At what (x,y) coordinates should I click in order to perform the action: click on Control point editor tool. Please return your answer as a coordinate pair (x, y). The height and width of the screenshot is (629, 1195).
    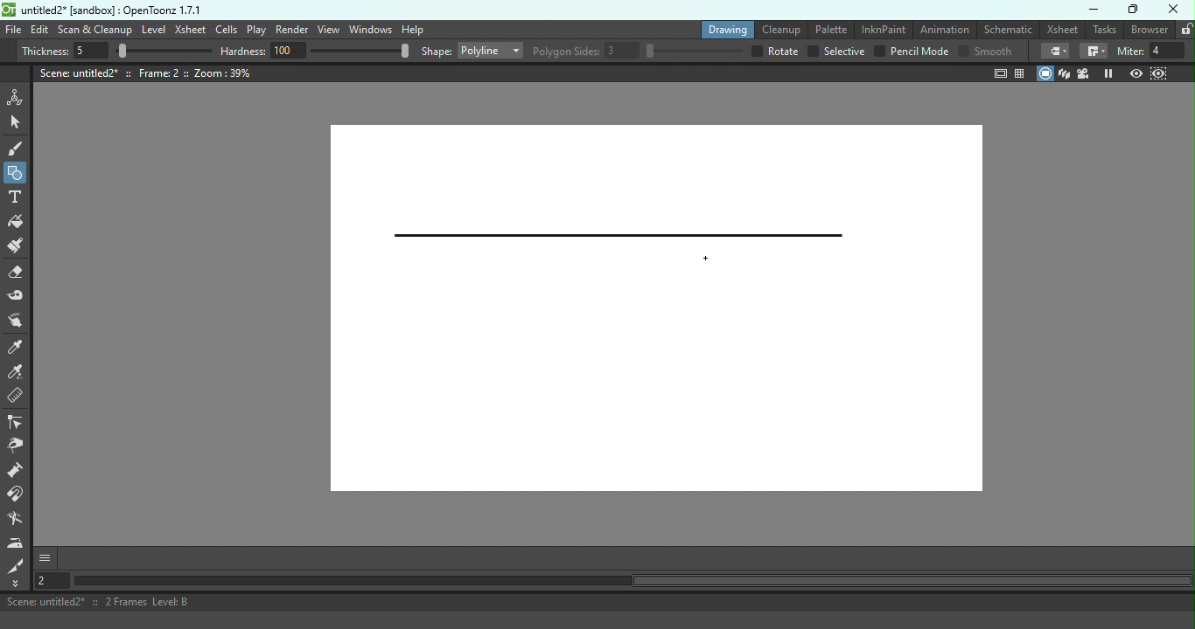
    Looking at the image, I should click on (17, 423).